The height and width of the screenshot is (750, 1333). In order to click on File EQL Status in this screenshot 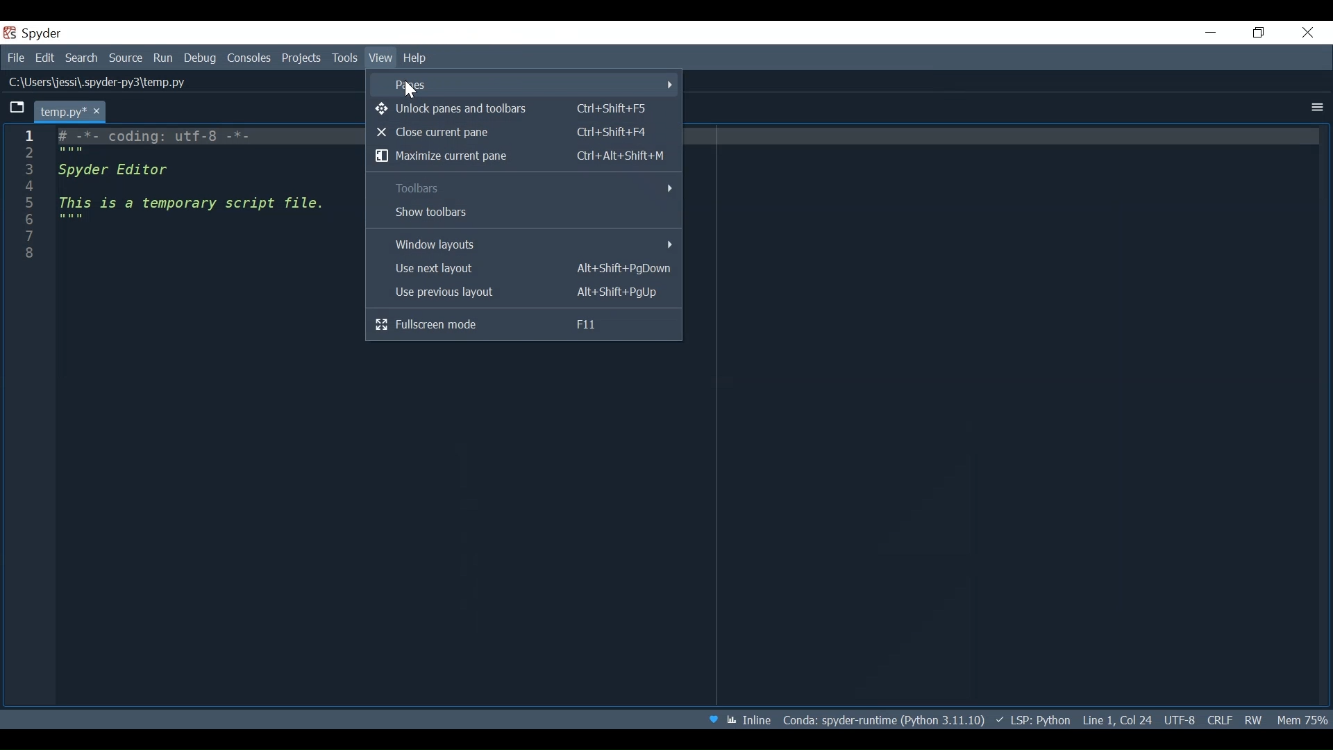, I will do `click(1215, 719)`.